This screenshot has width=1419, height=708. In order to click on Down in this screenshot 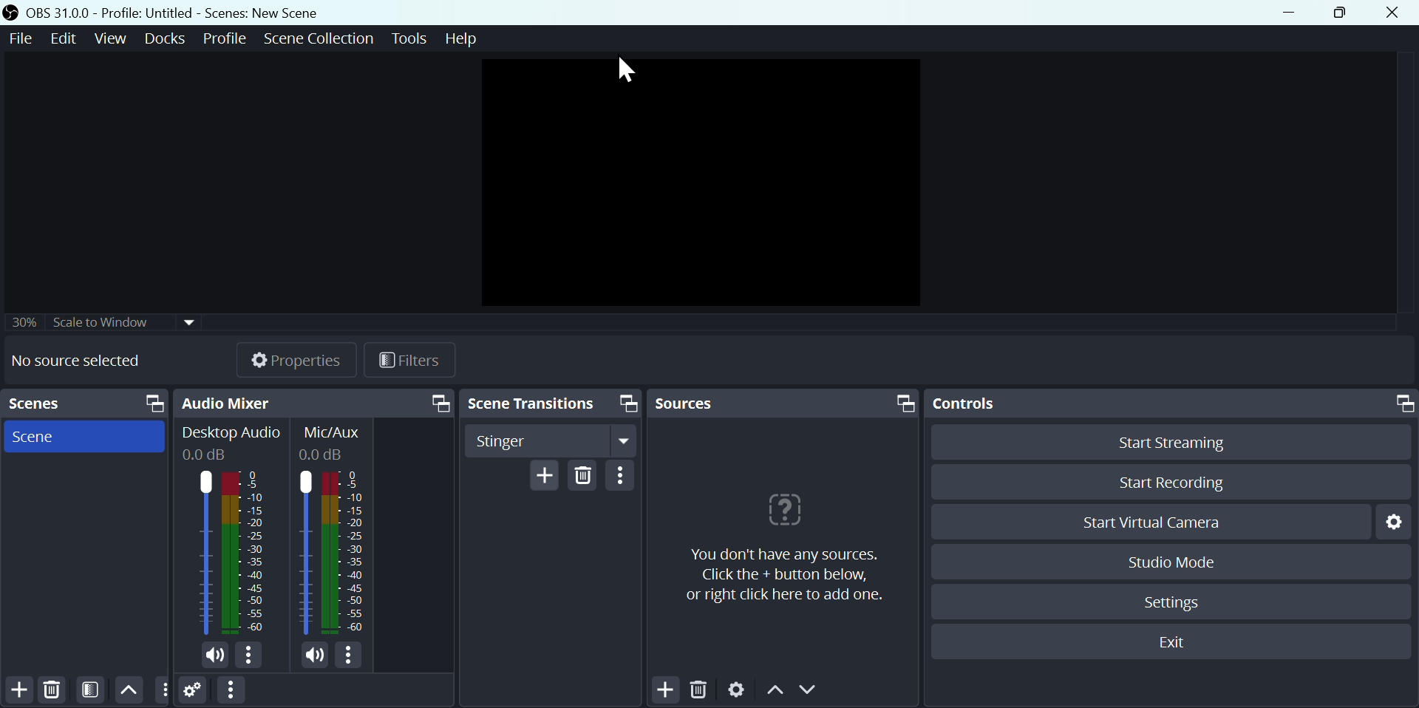, I will do `click(814, 692)`.